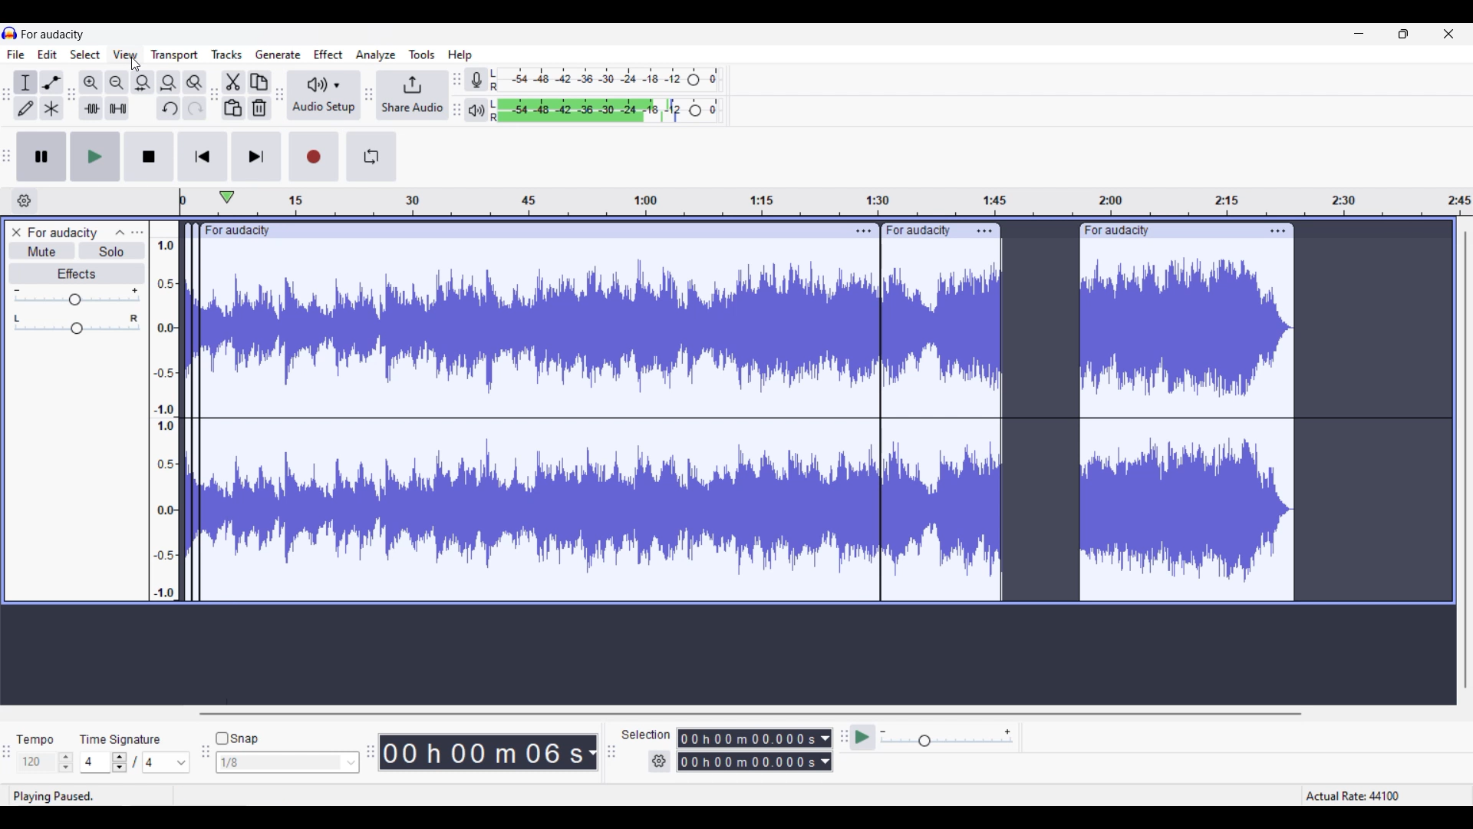  I want to click on Pan slider, so click(77, 324).